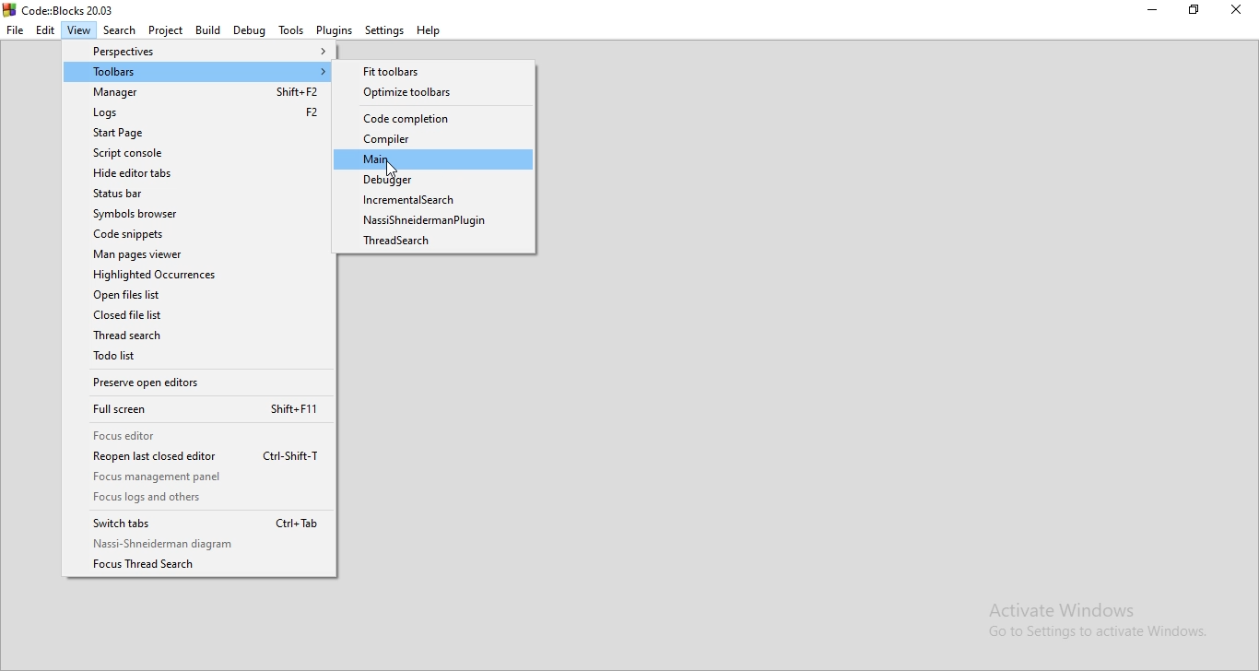 Image resolution: width=1259 pixels, height=671 pixels. Describe the element at coordinates (197, 235) in the screenshot. I see `Code snippets` at that location.